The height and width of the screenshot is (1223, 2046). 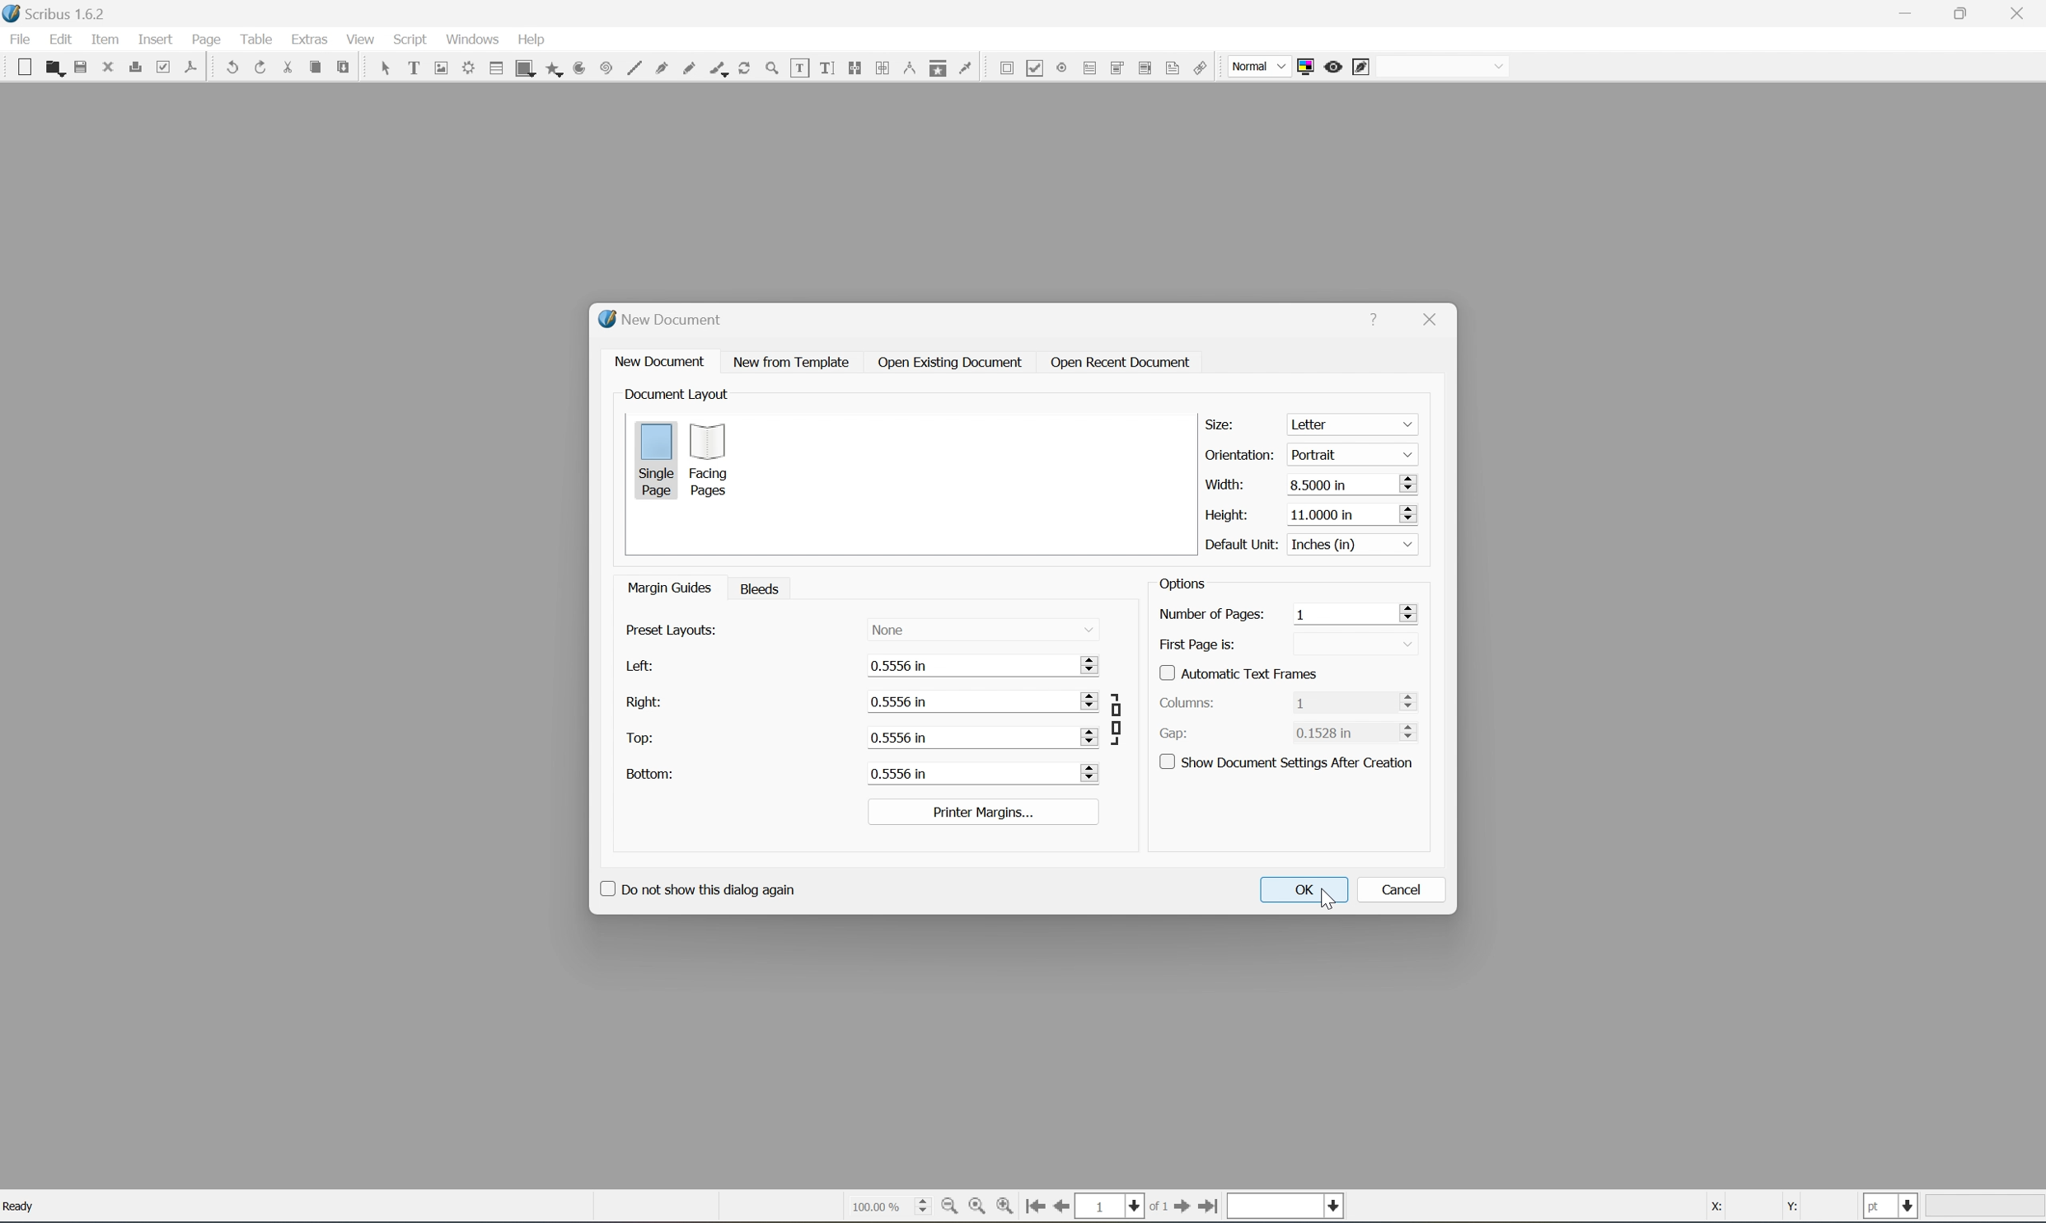 I want to click on bleeds, so click(x=765, y=592).